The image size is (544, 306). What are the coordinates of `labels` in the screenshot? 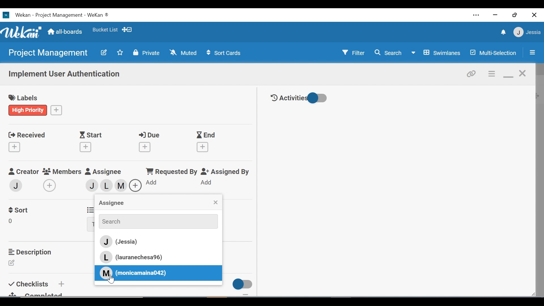 It's located at (25, 98).